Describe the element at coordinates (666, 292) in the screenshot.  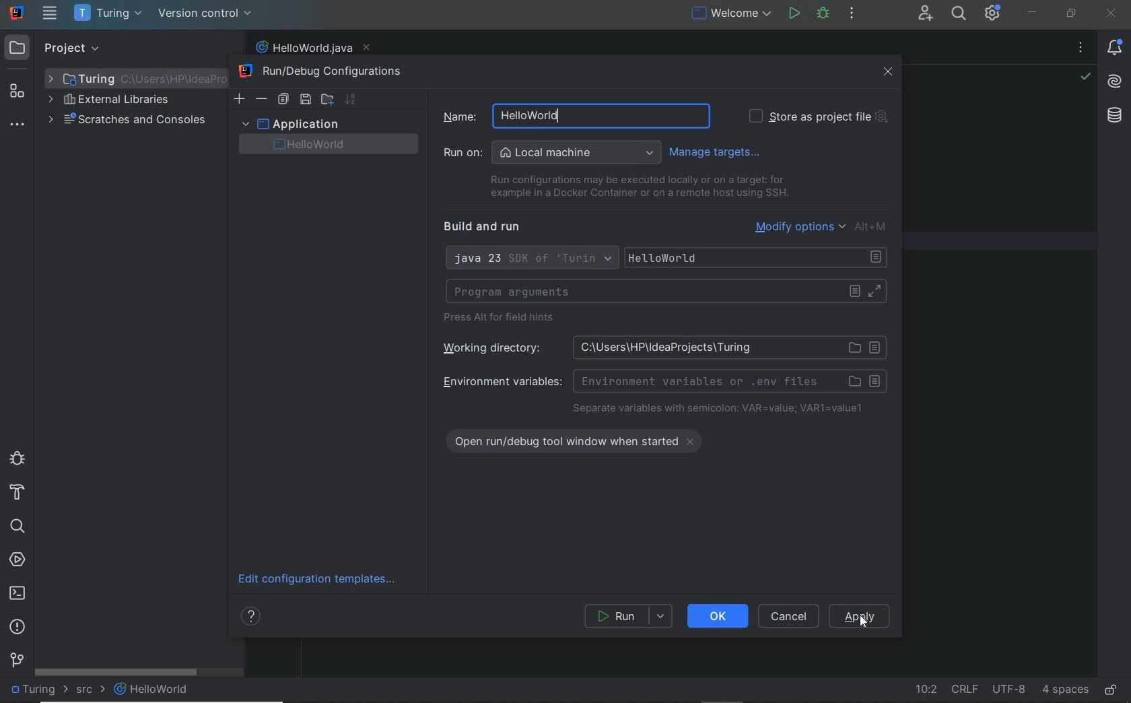
I see `program arguments` at that location.